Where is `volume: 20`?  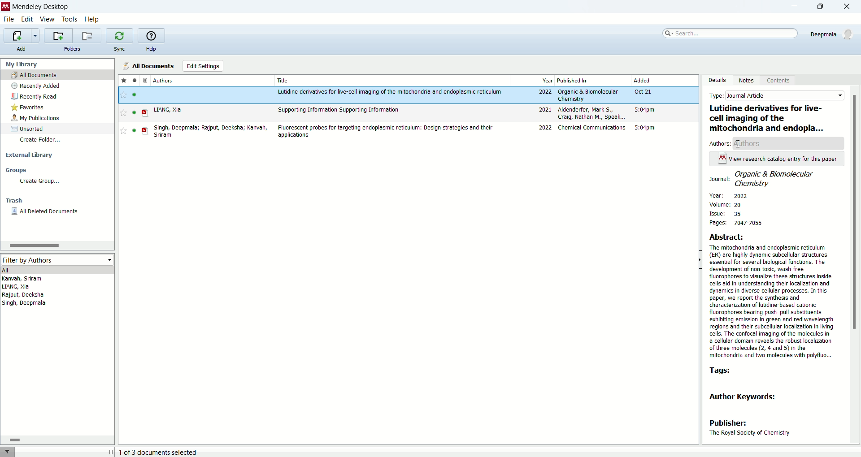 volume: 20 is located at coordinates (730, 205).